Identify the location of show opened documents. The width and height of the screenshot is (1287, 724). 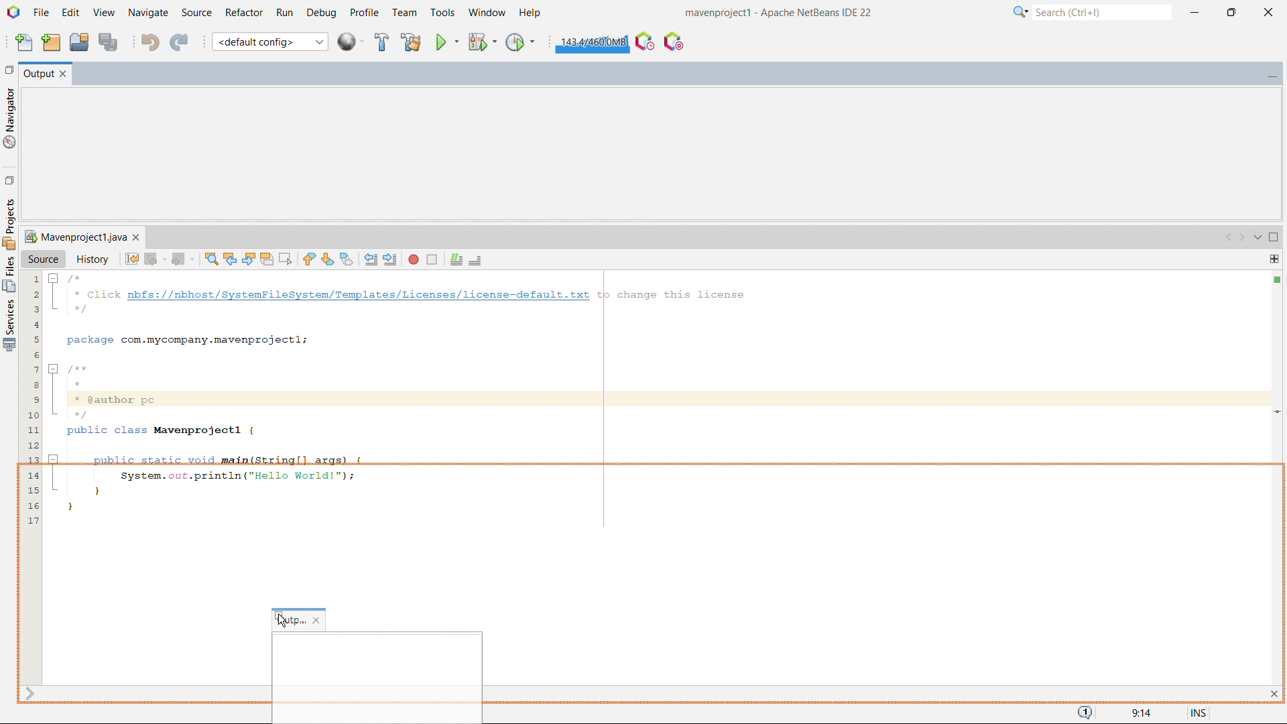
(1256, 238).